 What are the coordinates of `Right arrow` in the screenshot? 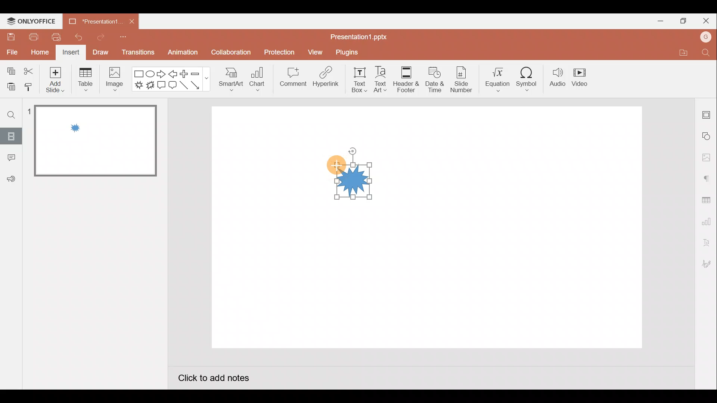 It's located at (161, 75).